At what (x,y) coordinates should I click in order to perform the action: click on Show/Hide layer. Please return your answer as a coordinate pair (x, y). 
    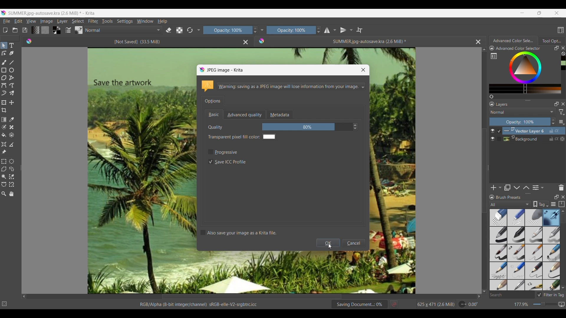
    Looking at the image, I should click on (493, 135).